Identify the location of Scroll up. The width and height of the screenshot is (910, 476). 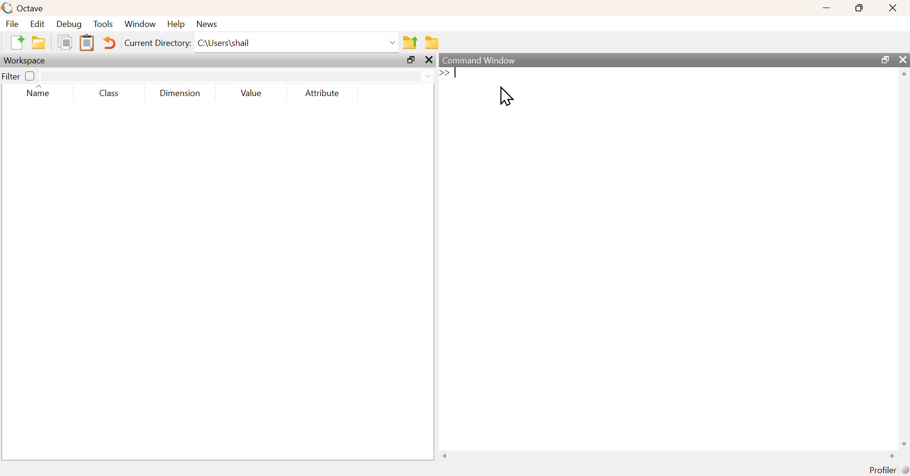
(903, 74).